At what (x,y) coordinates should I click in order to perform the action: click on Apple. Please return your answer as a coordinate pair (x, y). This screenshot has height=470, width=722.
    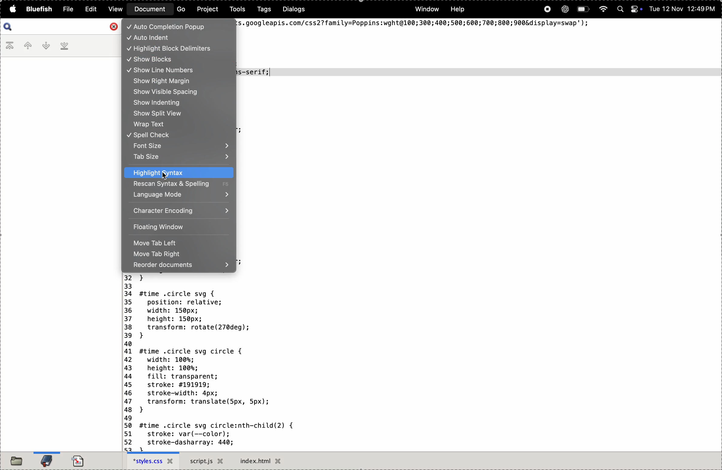
    Looking at the image, I should click on (12, 9).